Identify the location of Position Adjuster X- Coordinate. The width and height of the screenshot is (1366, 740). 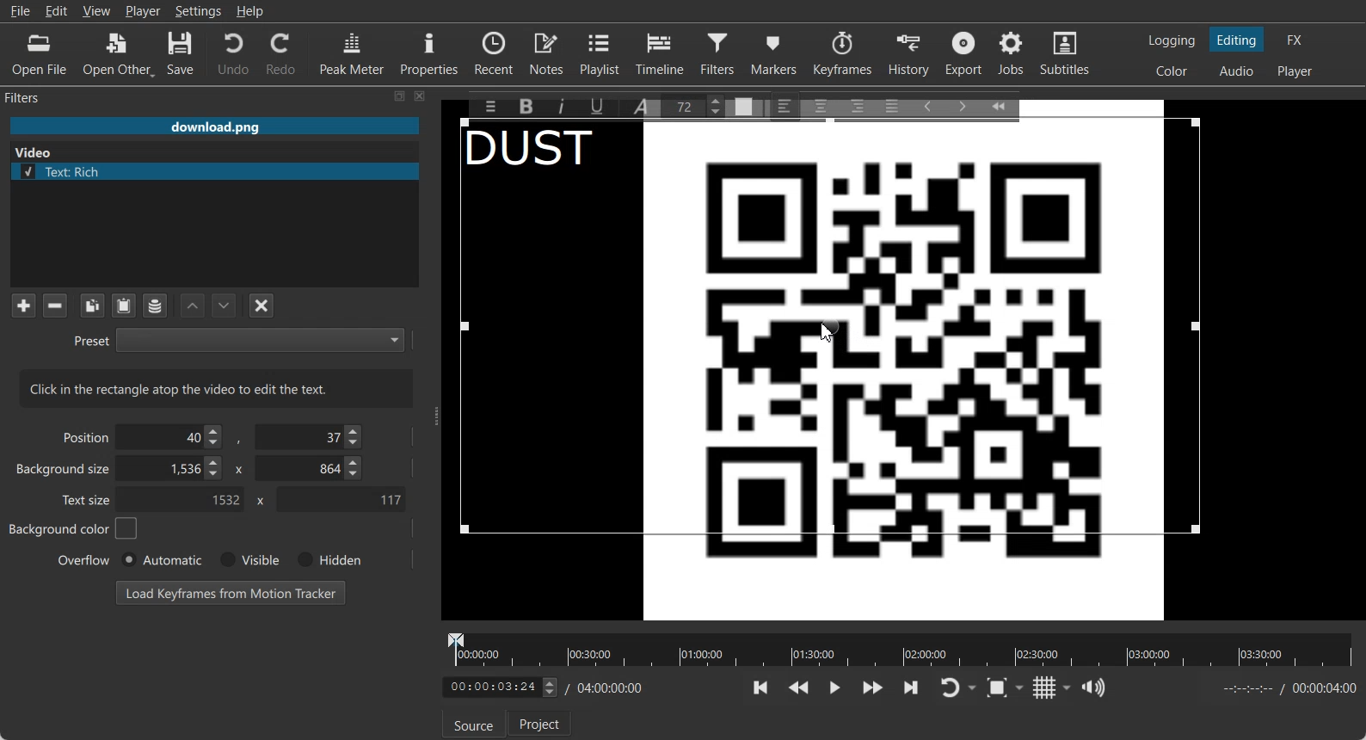
(174, 437).